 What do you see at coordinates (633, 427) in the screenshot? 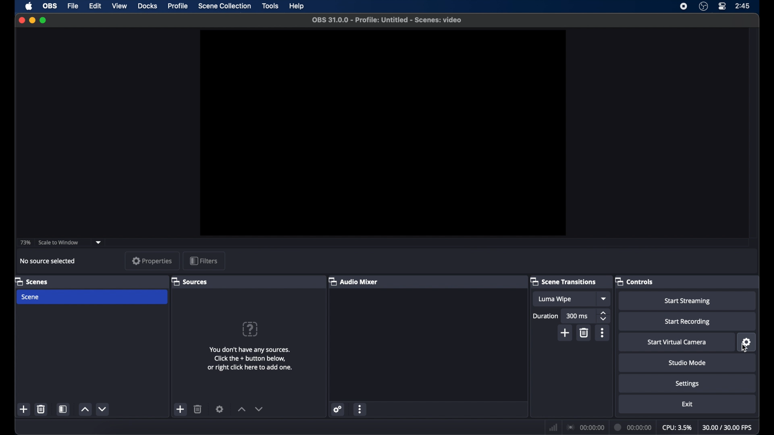
I see `duration` at bounding box center [633, 427].